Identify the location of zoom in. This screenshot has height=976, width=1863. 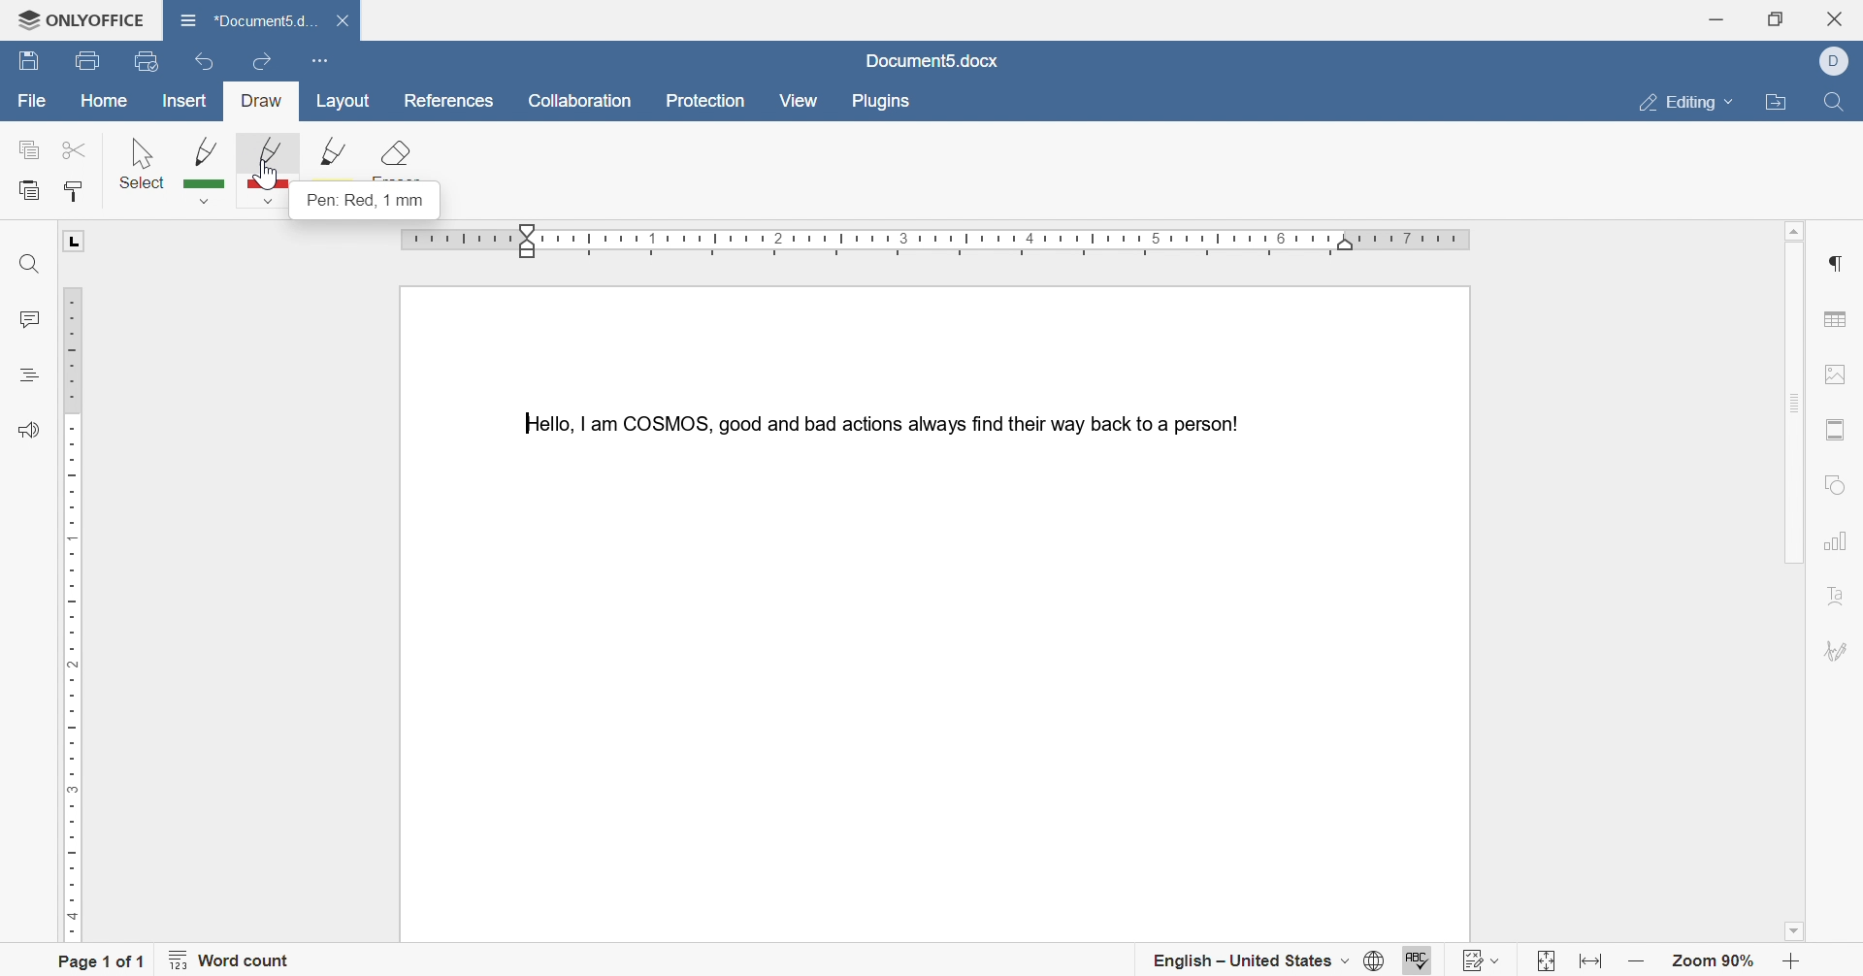
(1790, 962).